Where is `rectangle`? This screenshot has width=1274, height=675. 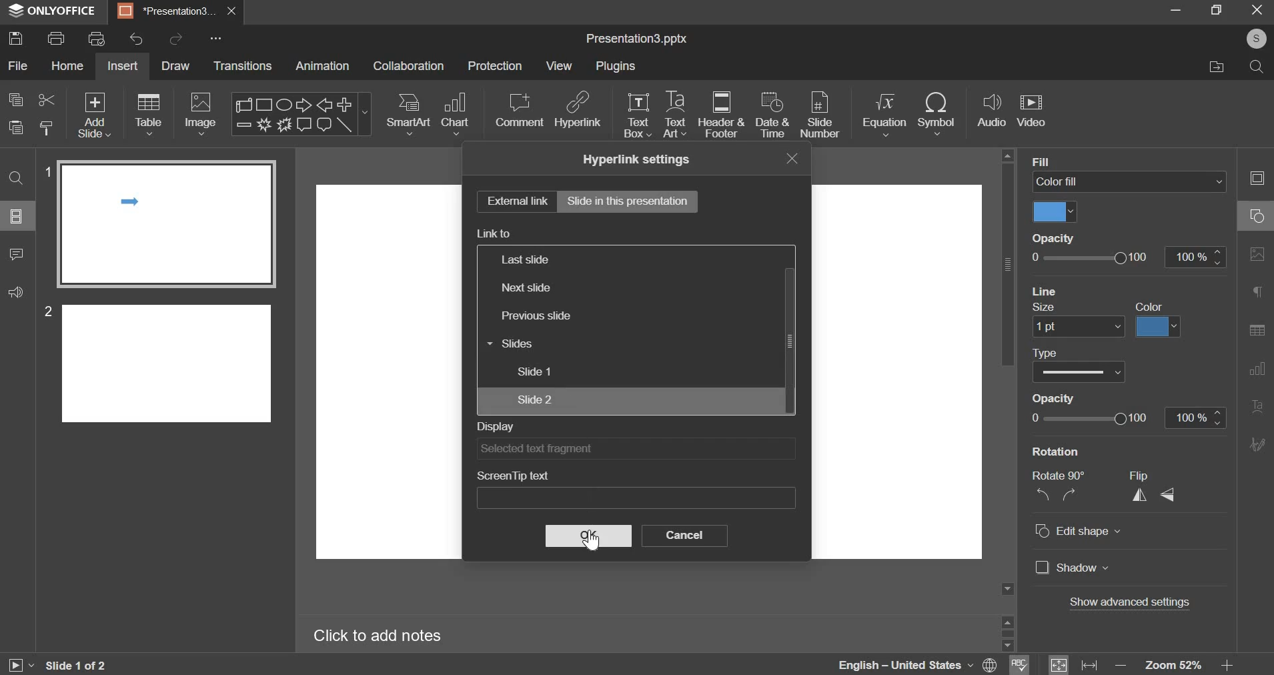
rectangle is located at coordinates (265, 104).